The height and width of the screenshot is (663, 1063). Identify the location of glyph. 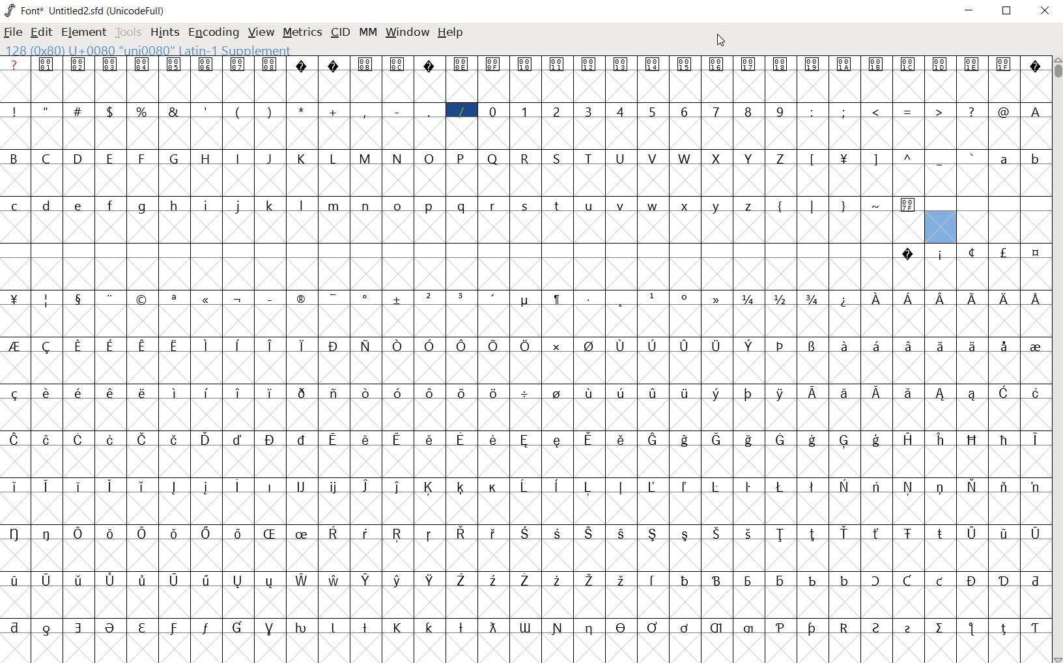
(237, 64).